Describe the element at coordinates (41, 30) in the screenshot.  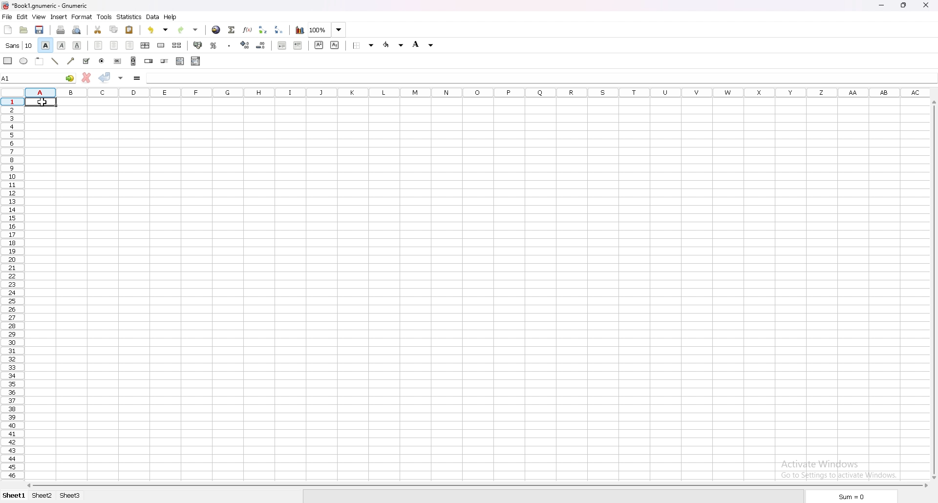
I see `save` at that location.